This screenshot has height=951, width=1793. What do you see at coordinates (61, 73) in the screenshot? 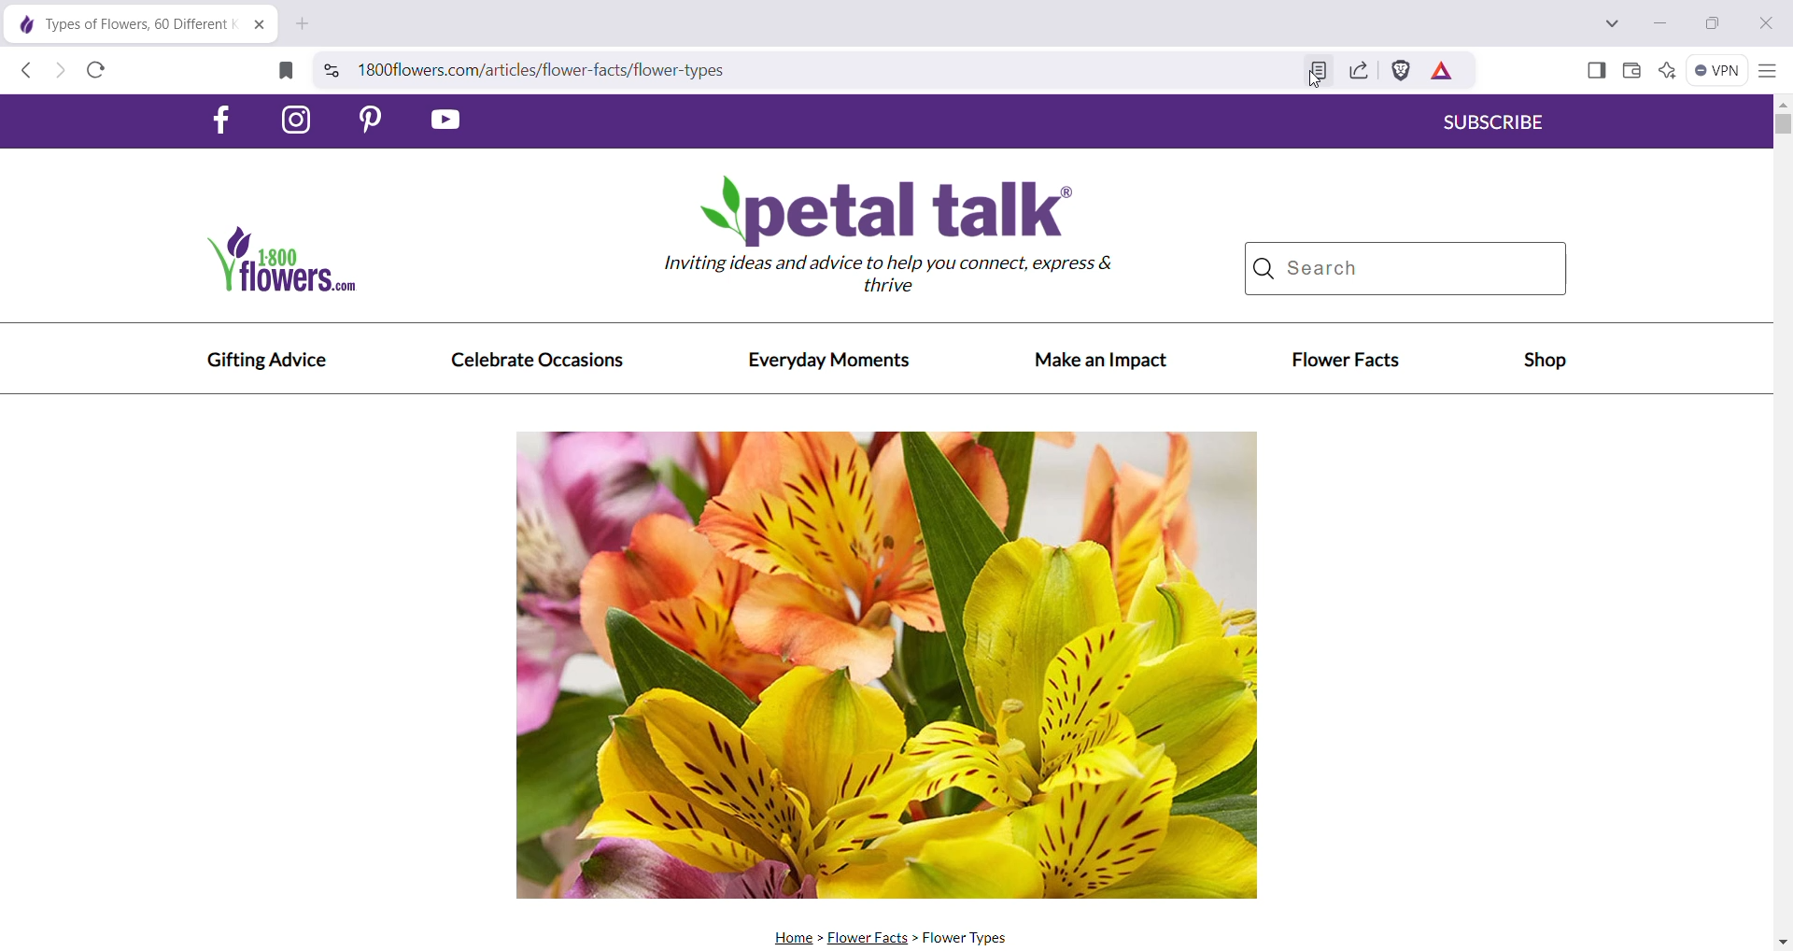
I see `Click to go forward, hold to see history` at bounding box center [61, 73].